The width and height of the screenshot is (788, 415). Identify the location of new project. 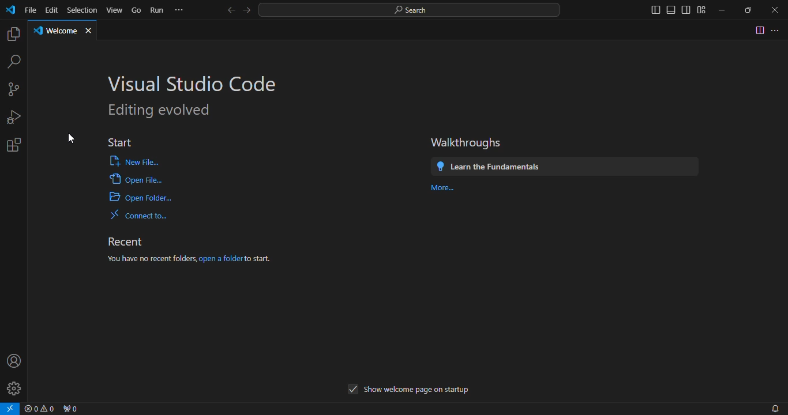
(15, 90).